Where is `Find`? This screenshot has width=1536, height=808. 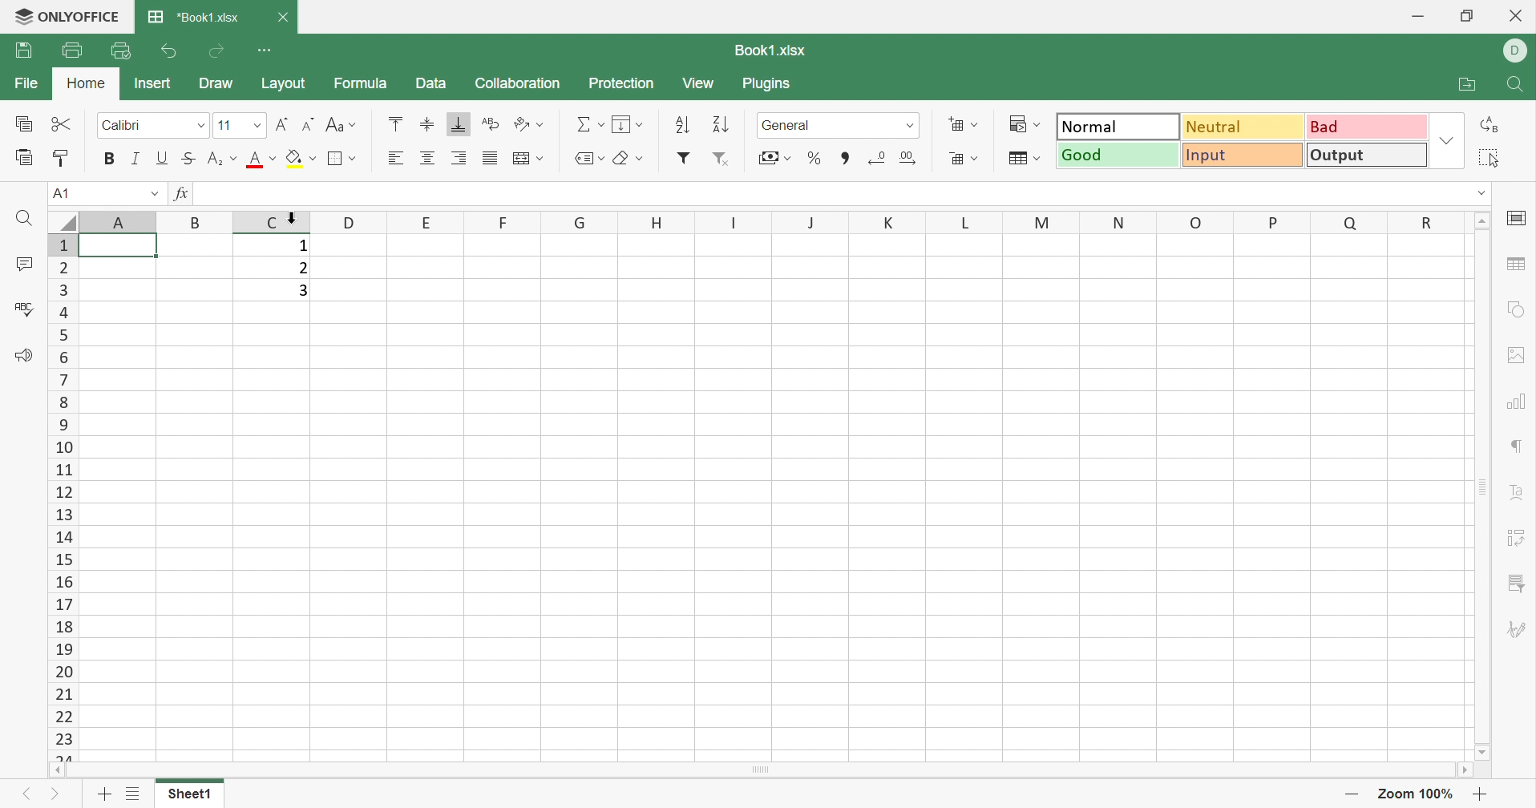 Find is located at coordinates (1516, 83).